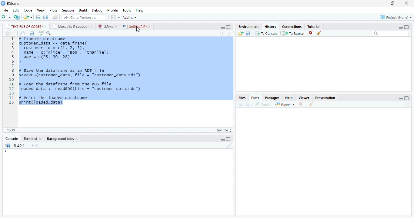  What do you see at coordinates (407, 27) in the screenshot?
I see `maximize` at bounding box center [407, 27].